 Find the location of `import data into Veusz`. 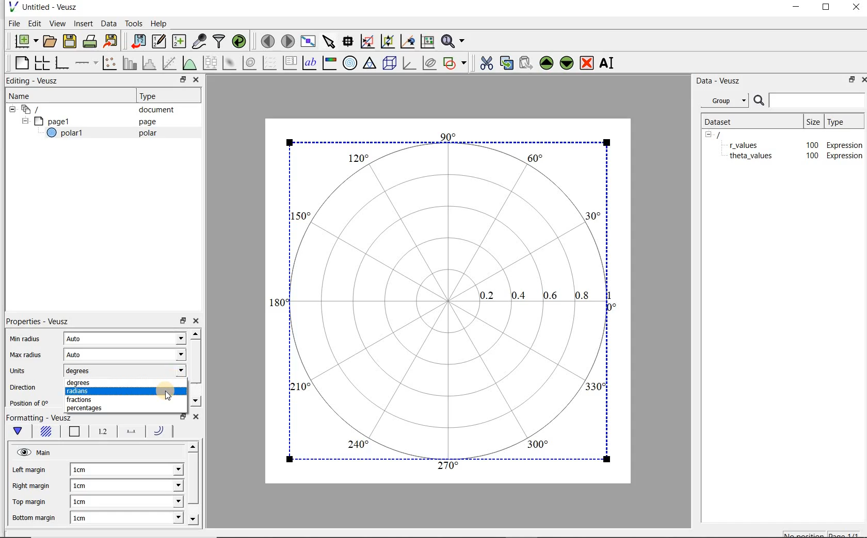

import data into Veusz is located at coordinates (137, 42).